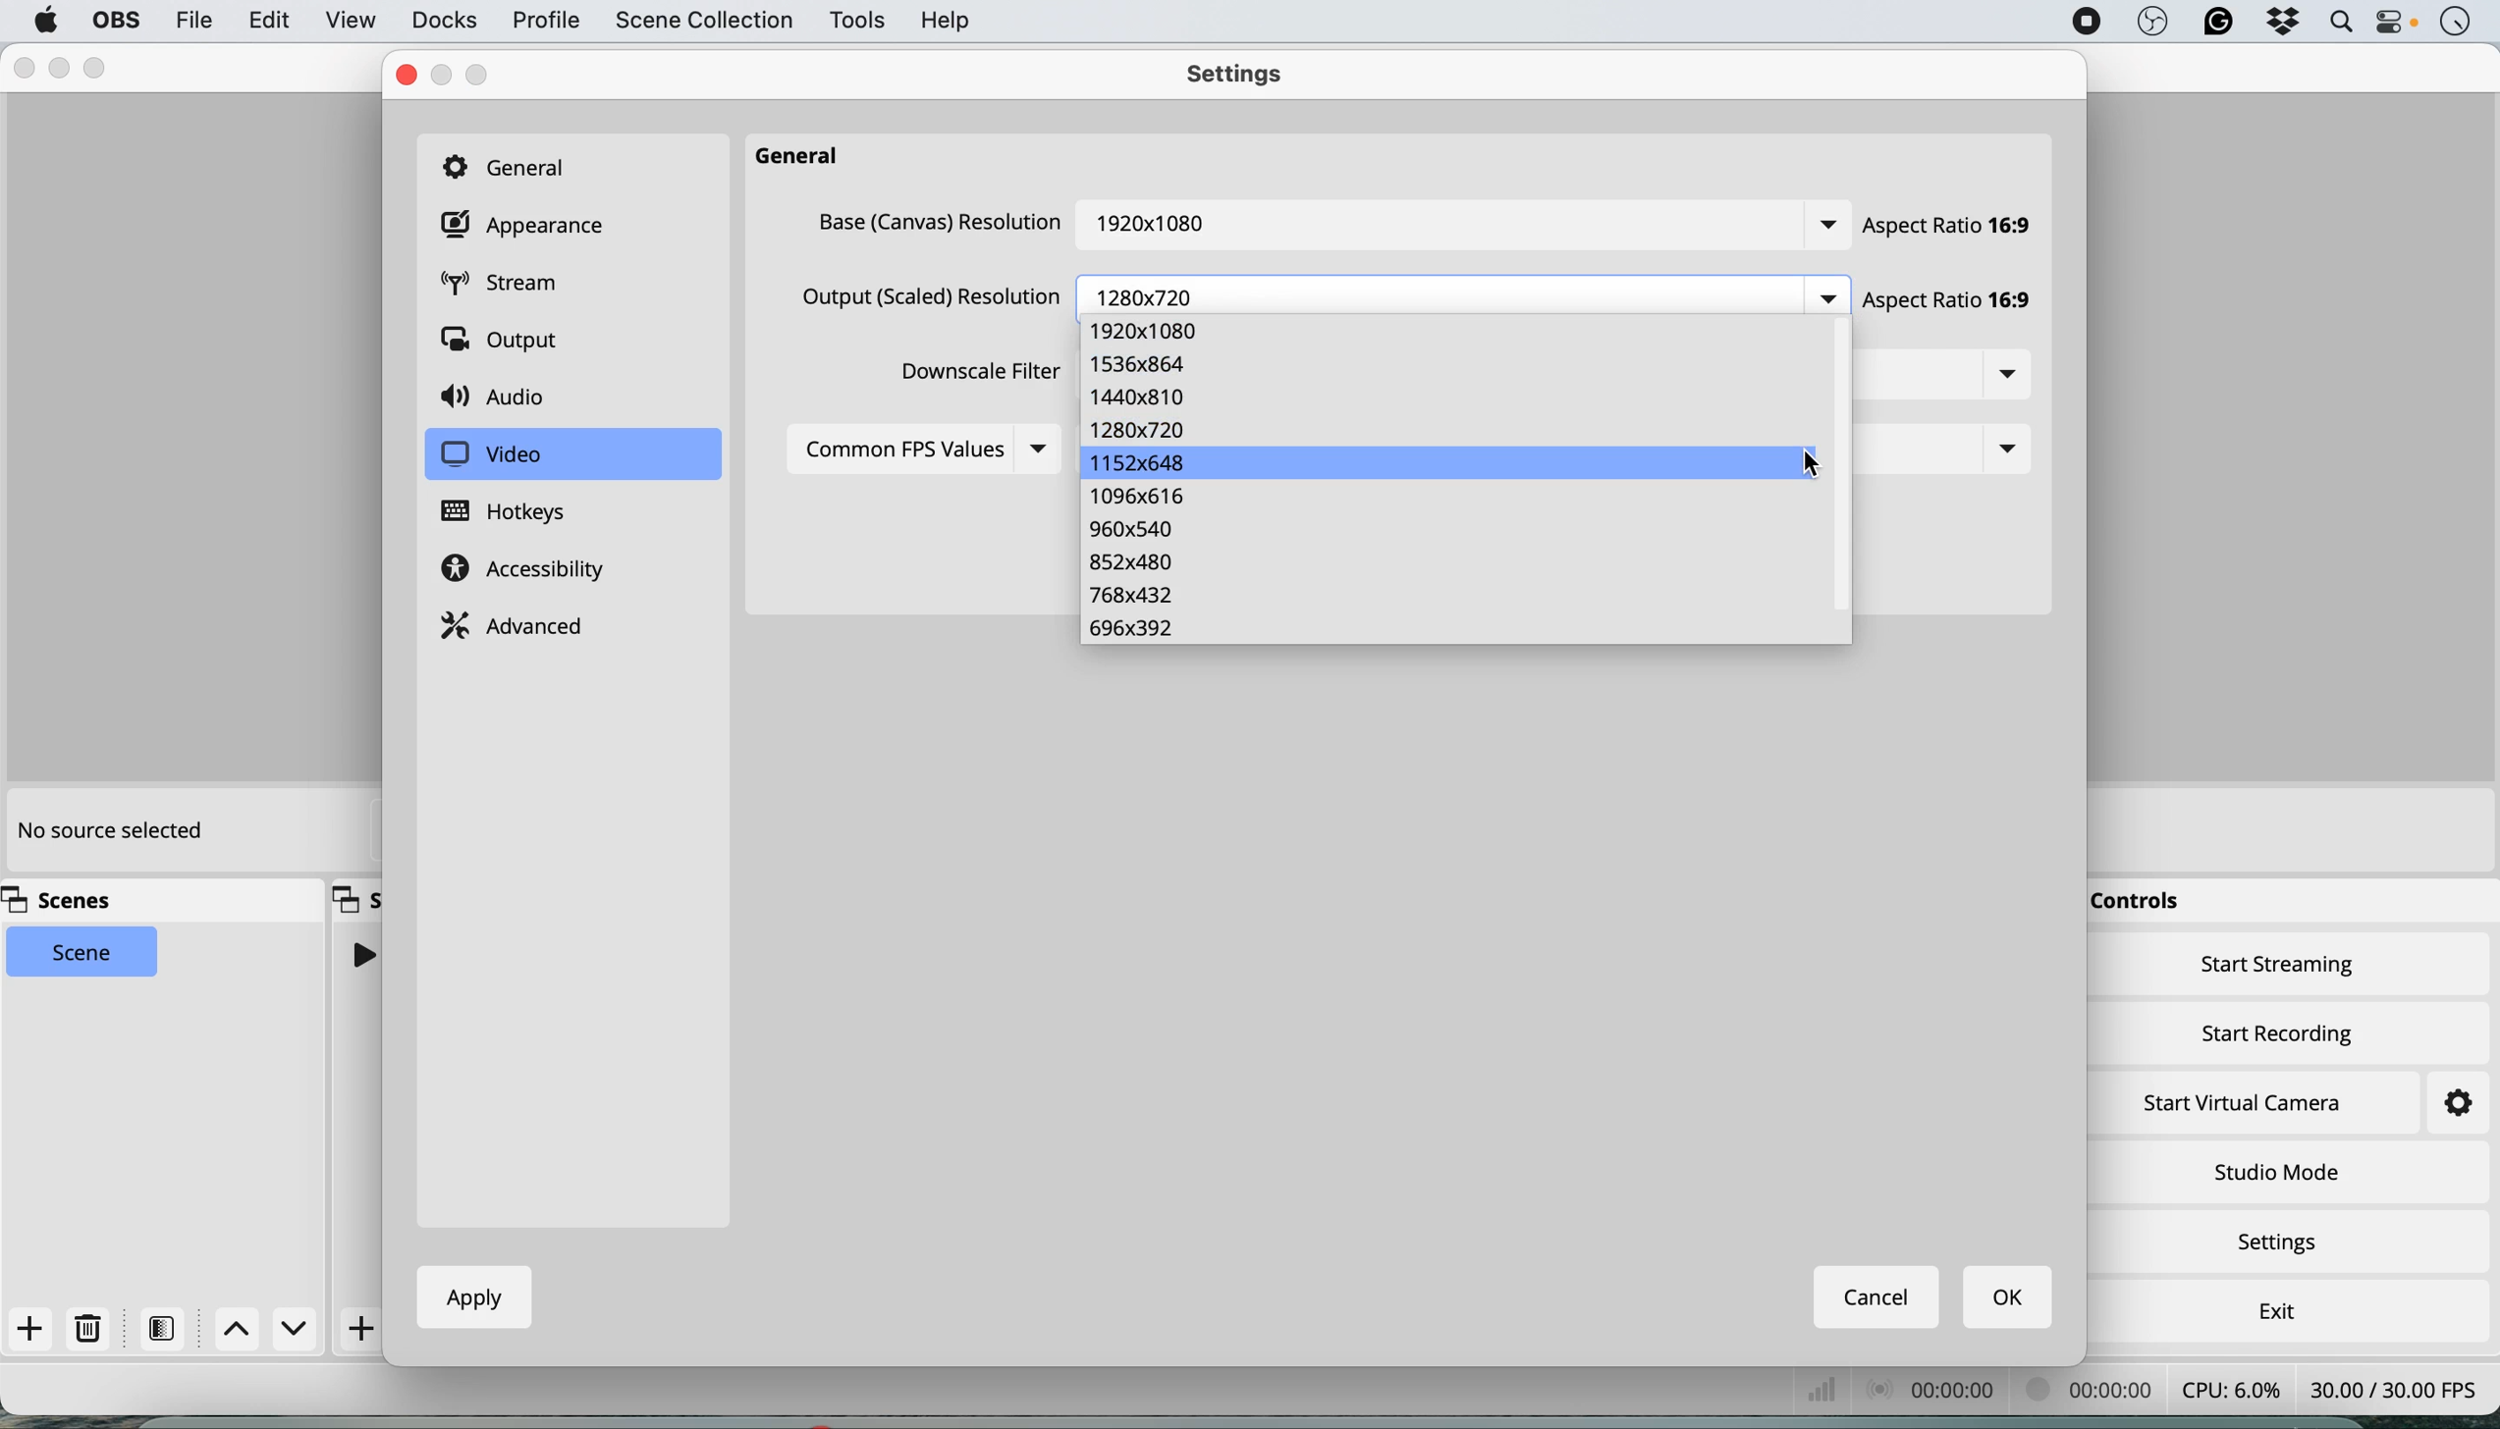  Describe the element at coordinates (1151, 331) in the screenshot. I see `1290x1080` at that location.